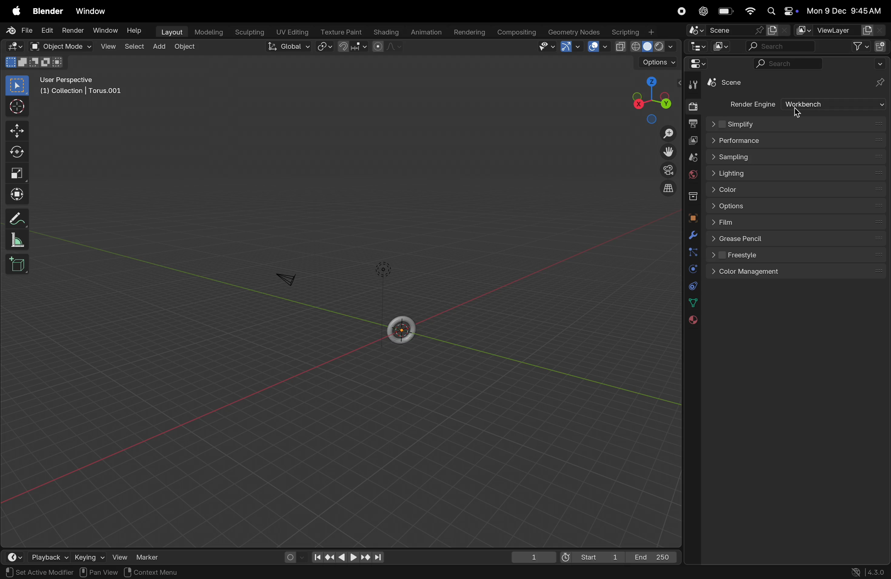 This screenshot has width=891, height=579. What do you see at coordinates (348, 558) in the screenshot?
I see `play back controls` at bounding box center [348, 558].